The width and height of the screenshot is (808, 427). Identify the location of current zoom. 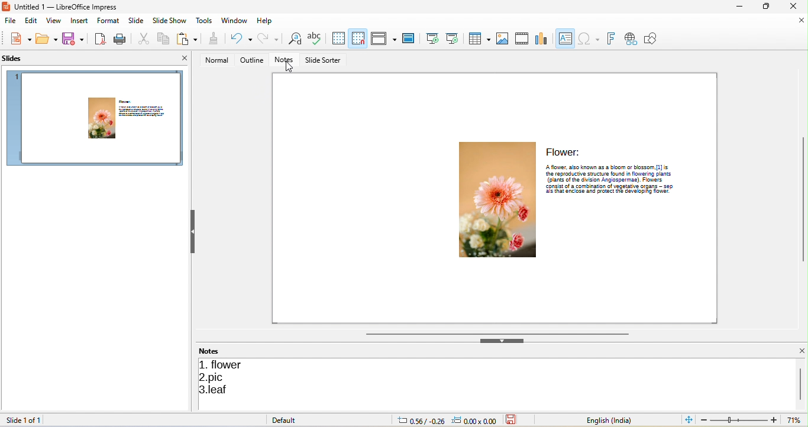
(797, 420).